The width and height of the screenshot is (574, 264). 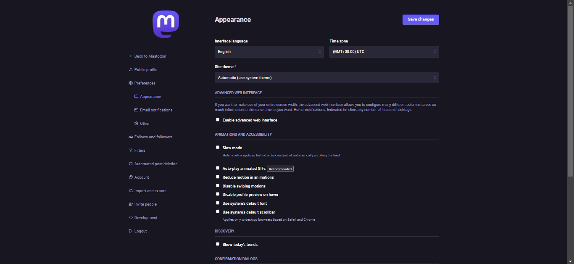 What do you see at coordinates (237, 41) in the screenshot?
I see `language` at bounding box center [237, 41].